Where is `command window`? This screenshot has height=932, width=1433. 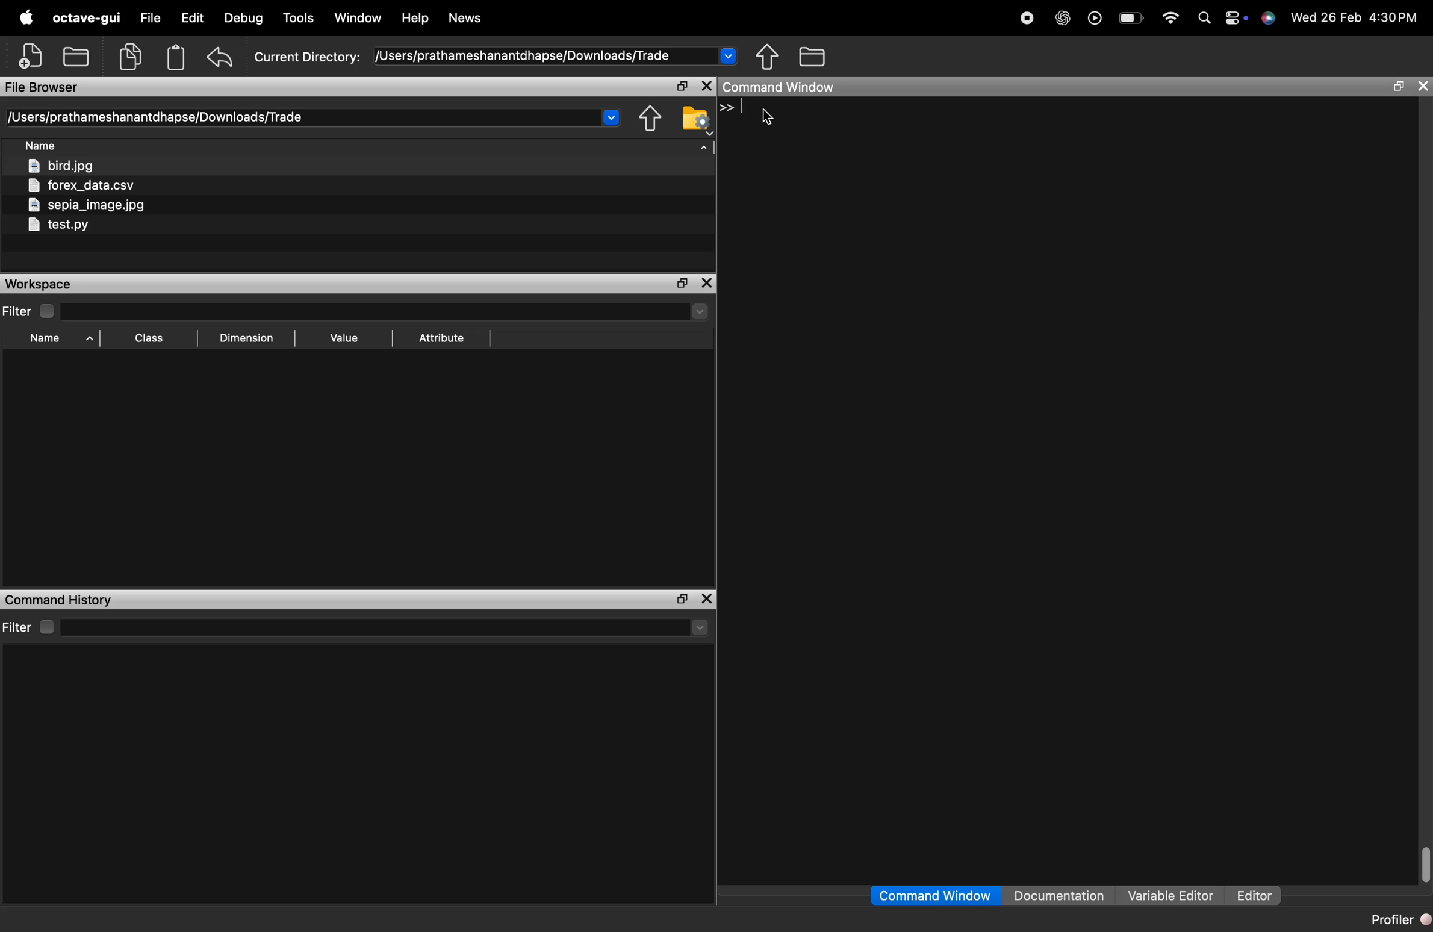 command window is located at coordinates (782, 86).